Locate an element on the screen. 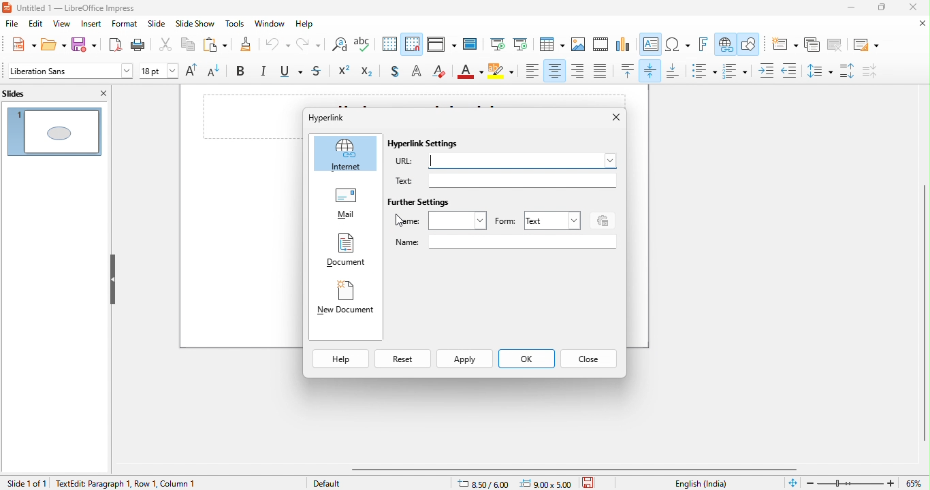 This screenshot has width=930, height=490. font color is located at coordinates (470, 73).